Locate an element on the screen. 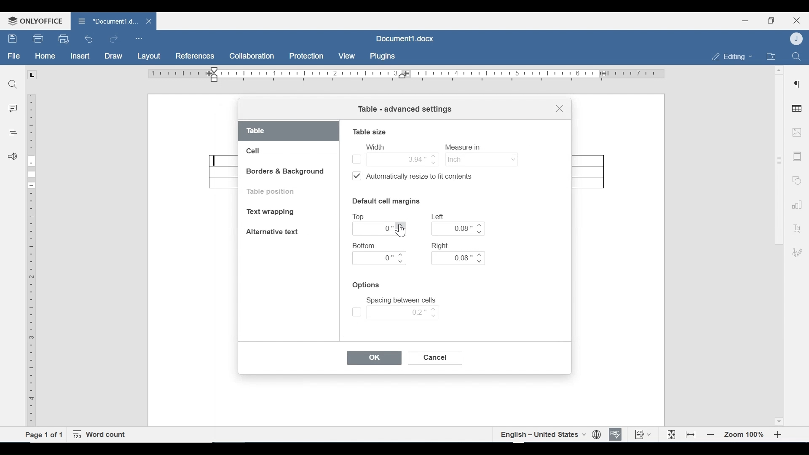 This screenshot has height=455, width=809. *Document1.docx is located at coordinates (107, 20).